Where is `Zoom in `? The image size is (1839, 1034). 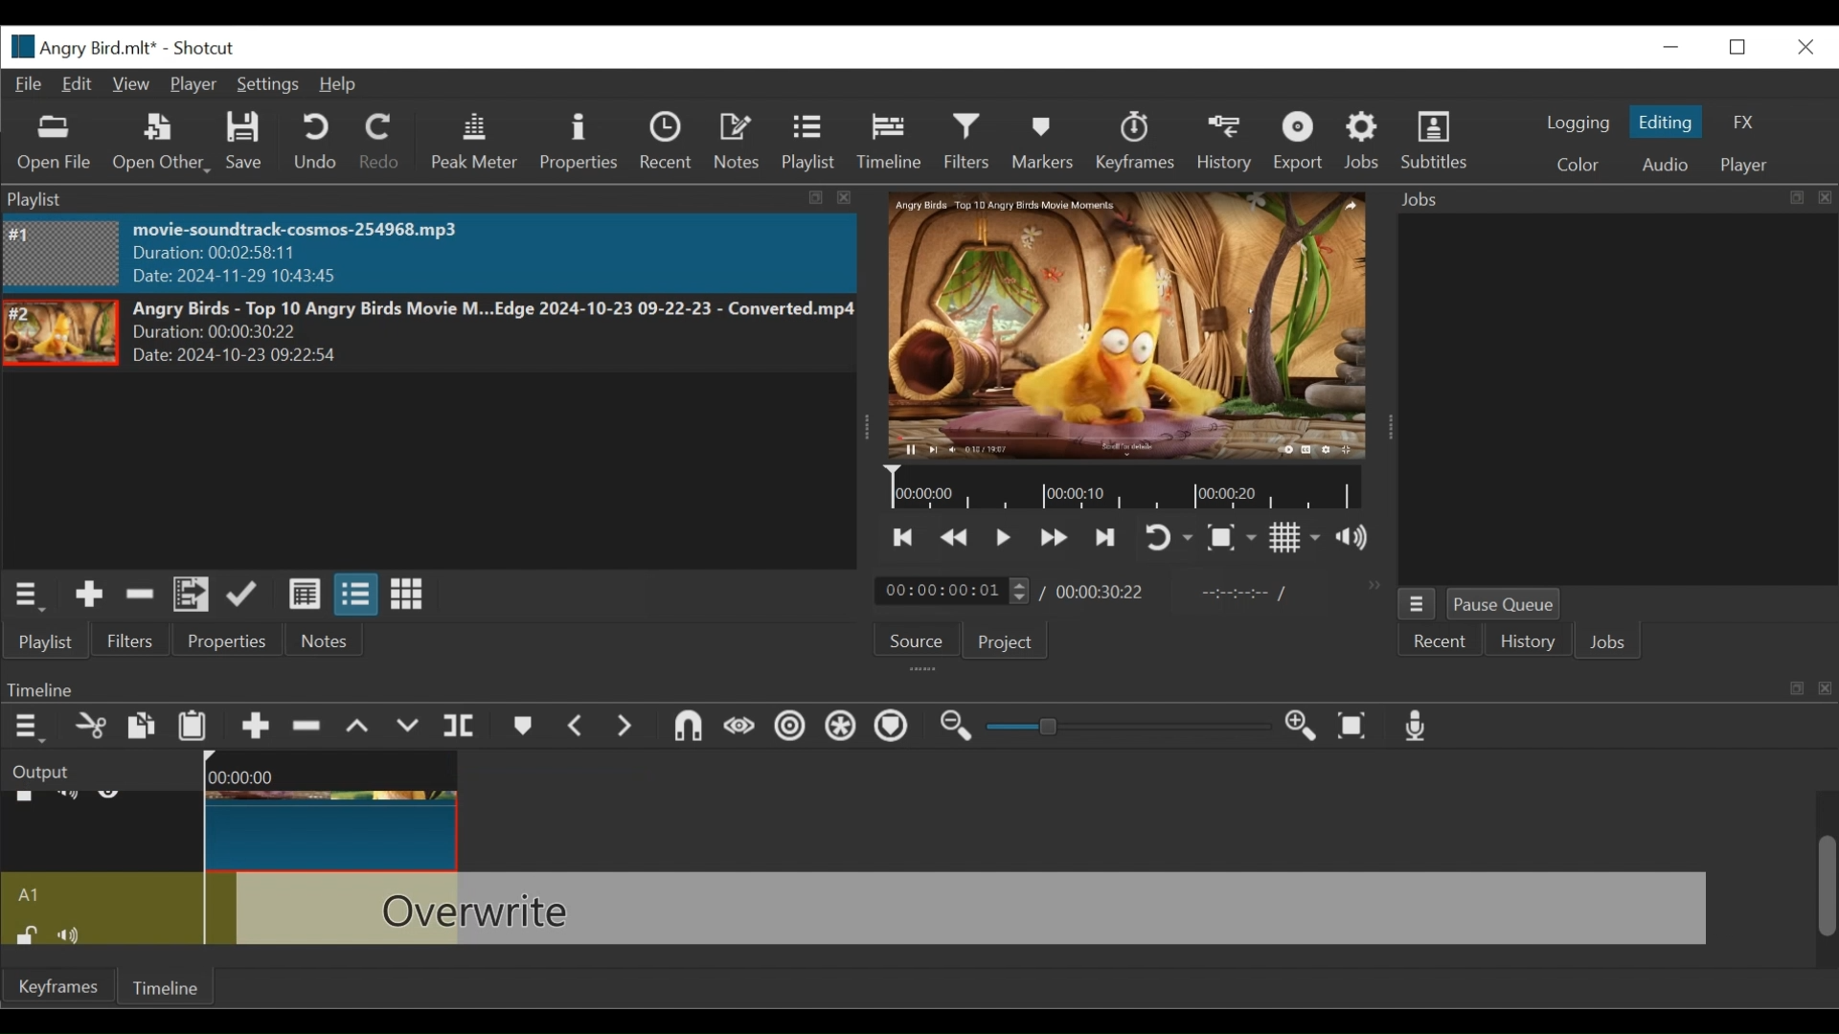
Zoom in  is located at coordinates (1307, 727).